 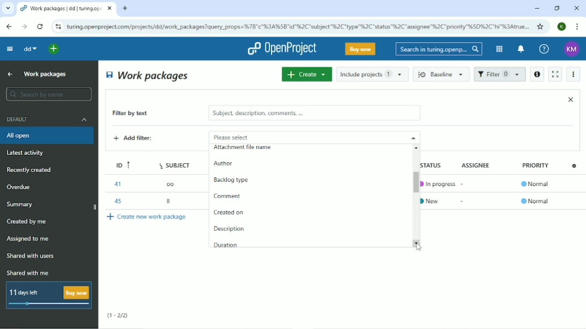 What do you see at coordinates (125, 9) in the screenshot?
I see `New tab` at bounding box center [125, 9].